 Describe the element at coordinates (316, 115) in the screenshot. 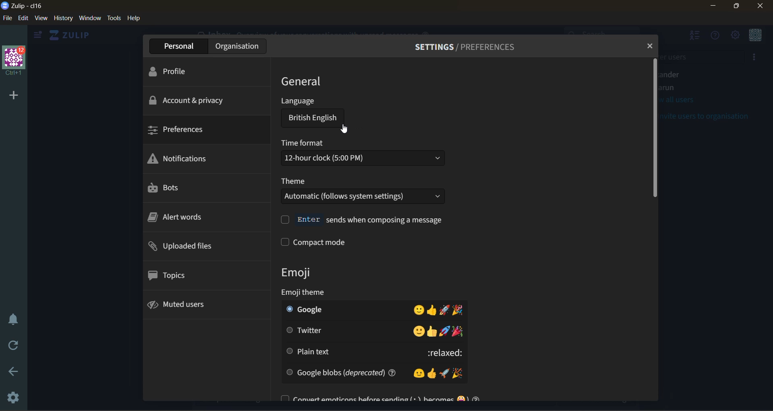

I see `language` at that location.